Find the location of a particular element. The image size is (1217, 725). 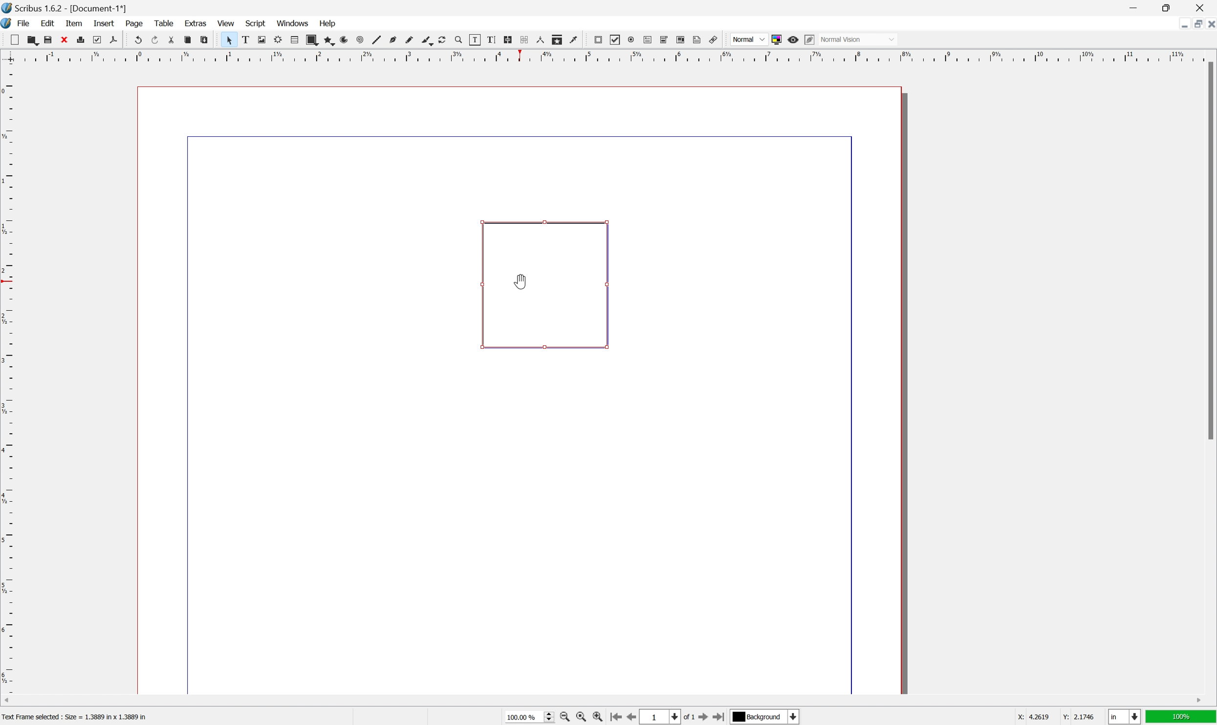

cut is located at coordinates (172, 40).